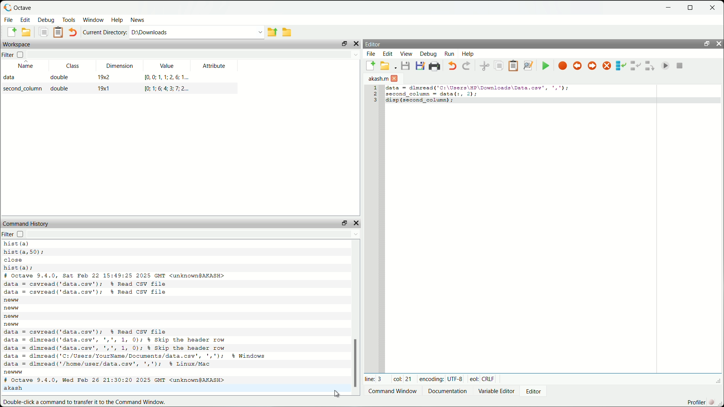 This screenshot has width=724, height=407. Describe the element at coordinates (545, 66) in the screenshot. I see `save file and run/continue` at that location.